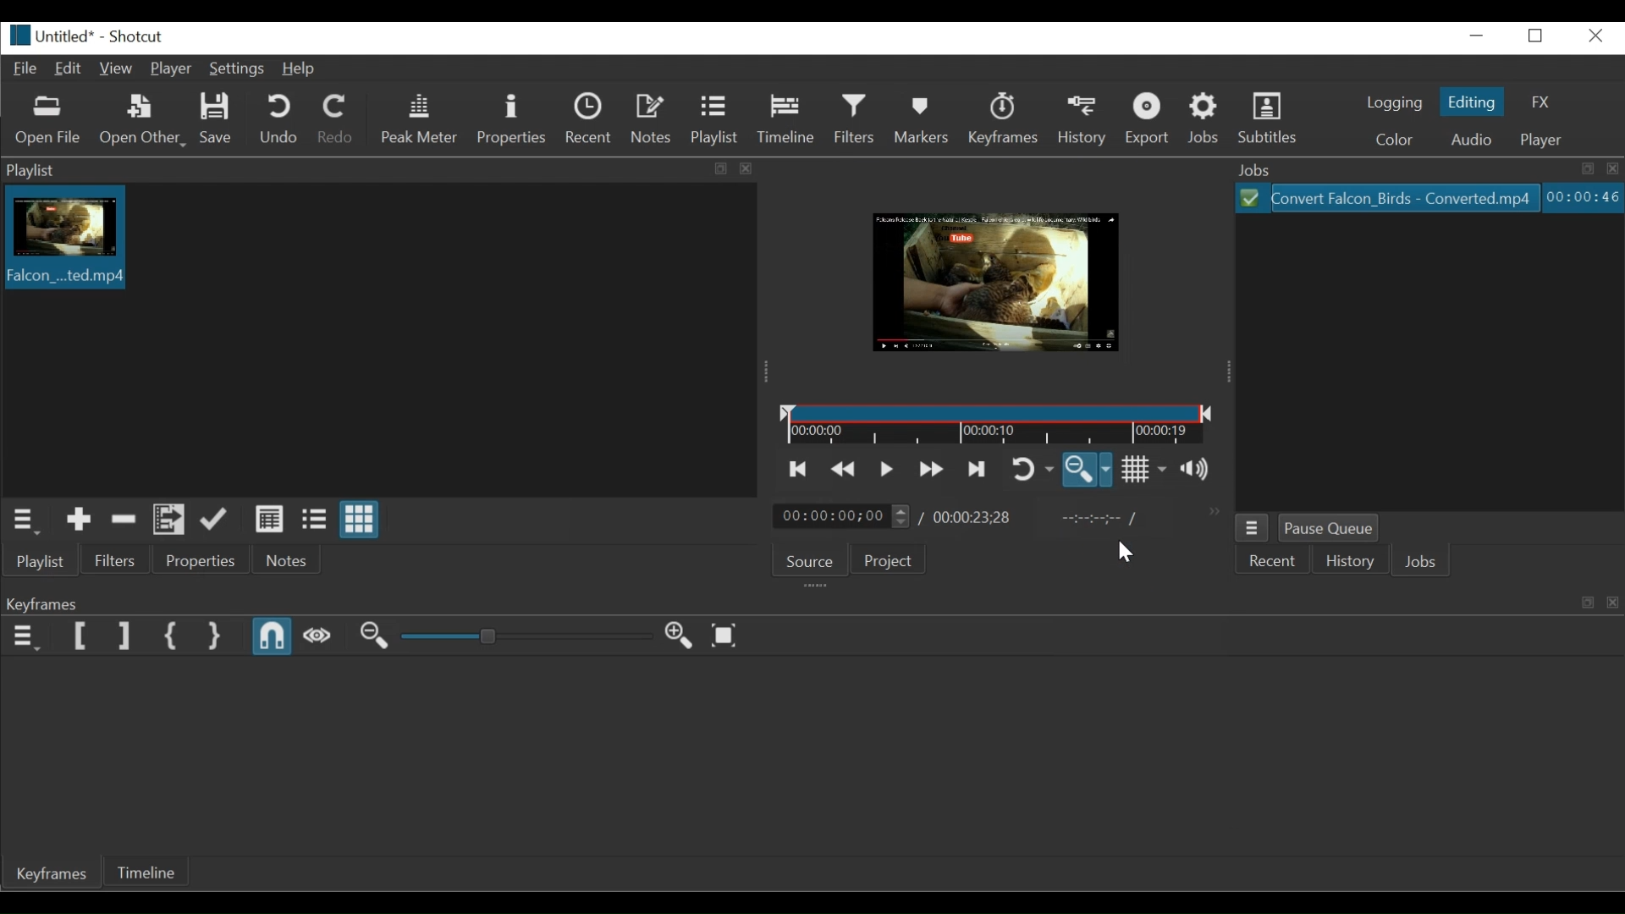  Describe the element at coordinates (1423, 169) in the screenshot. I see `Jobs Panel` at that location.